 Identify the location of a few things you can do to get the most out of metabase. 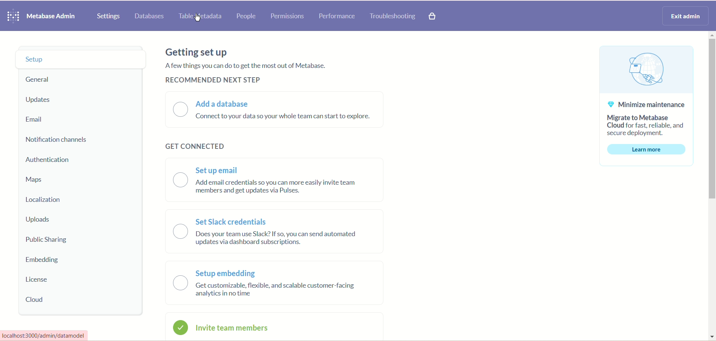
(241, 65).